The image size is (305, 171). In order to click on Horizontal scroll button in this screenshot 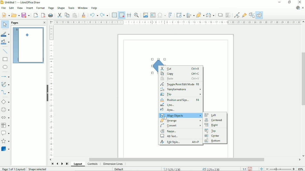, I will do `click(300, 160)`.